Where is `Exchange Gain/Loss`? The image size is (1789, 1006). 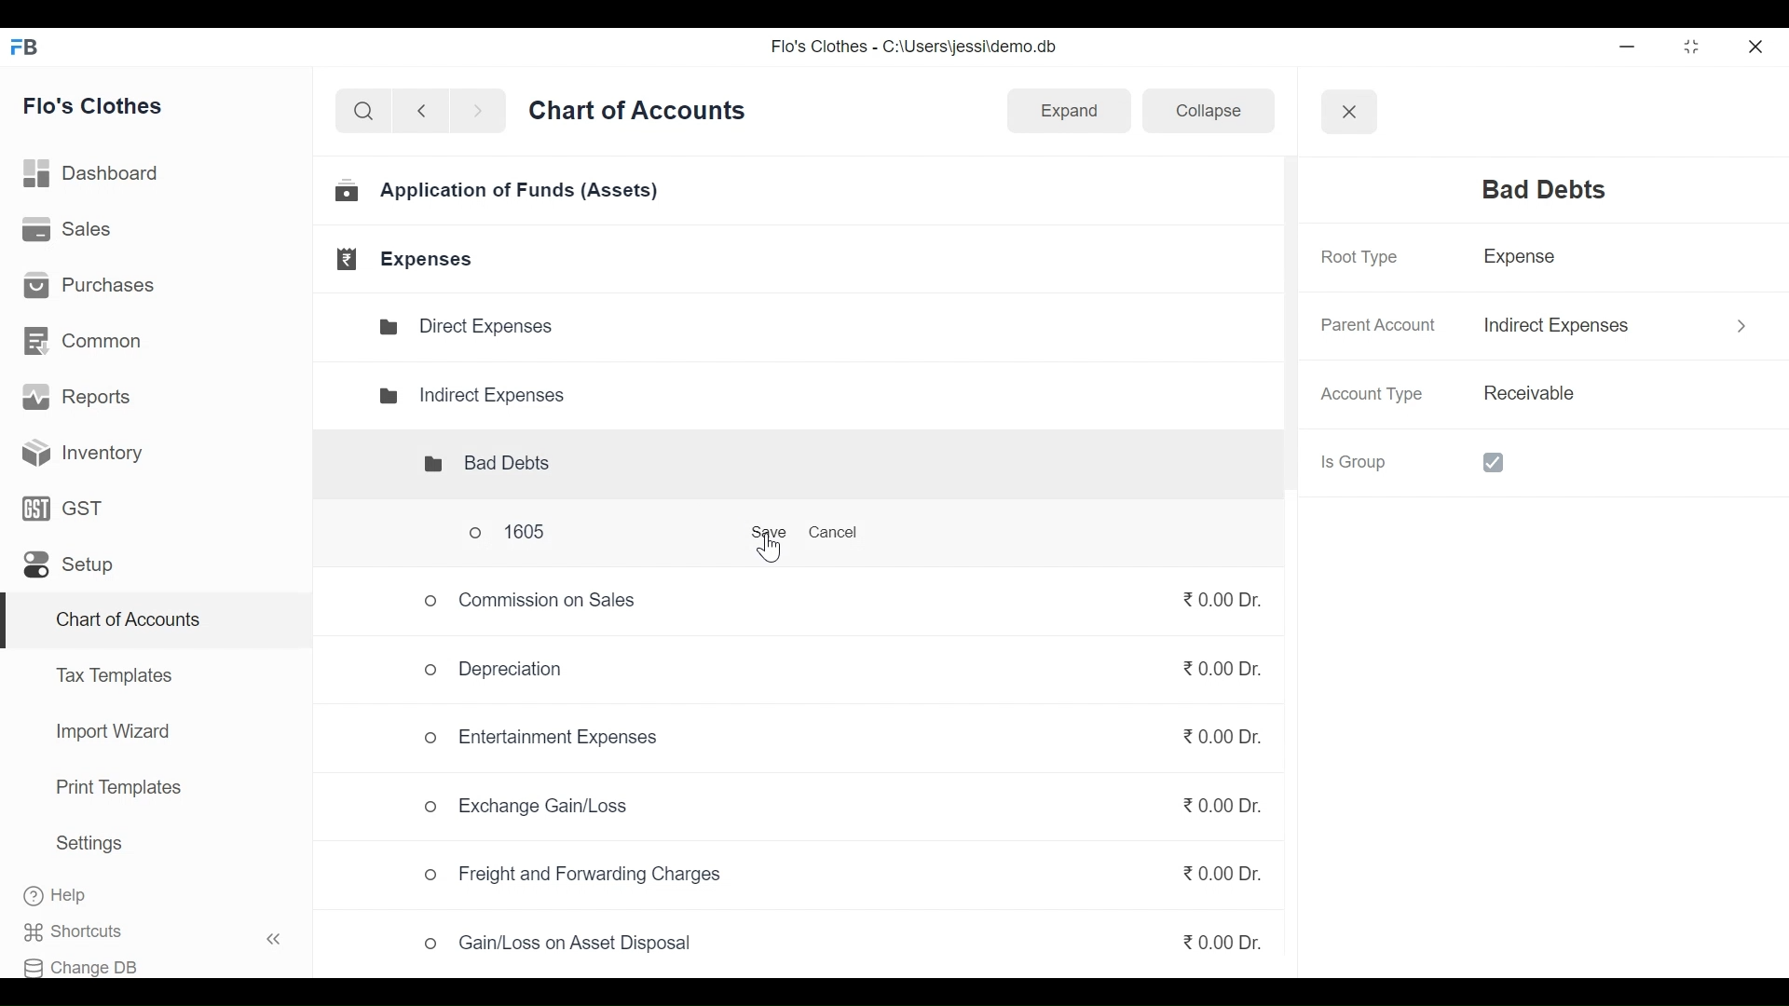
Exchange Gain/Loss is located at coordinates (531, 809).